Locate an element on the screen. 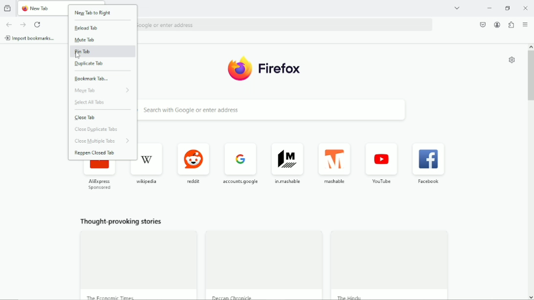 The width and height of the screenshot is (534, 300). facebook is located at coordinates (430, 165).